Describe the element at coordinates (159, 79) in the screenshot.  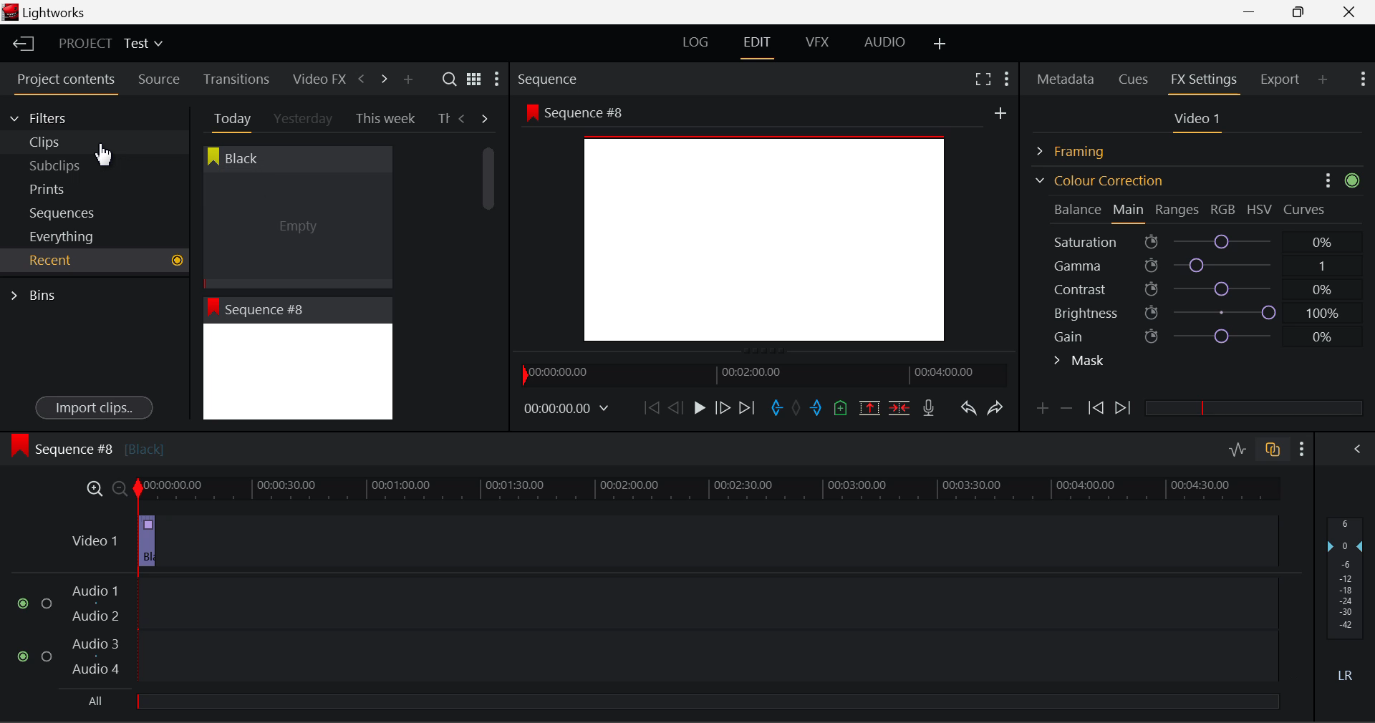
I see `Source` at that location.